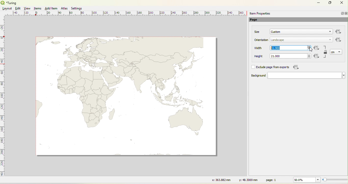 The width and height of the screenshot is (348, 184). I want to click on Icon, so click(339, 40).